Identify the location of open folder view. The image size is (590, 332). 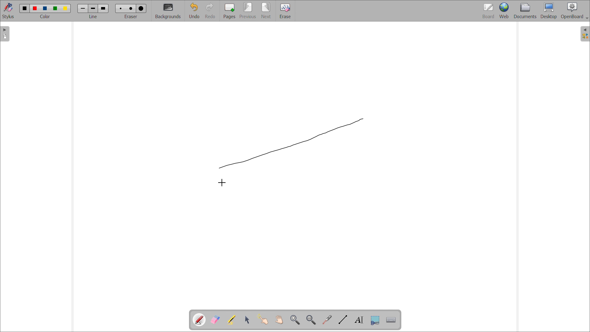
(585, 34).